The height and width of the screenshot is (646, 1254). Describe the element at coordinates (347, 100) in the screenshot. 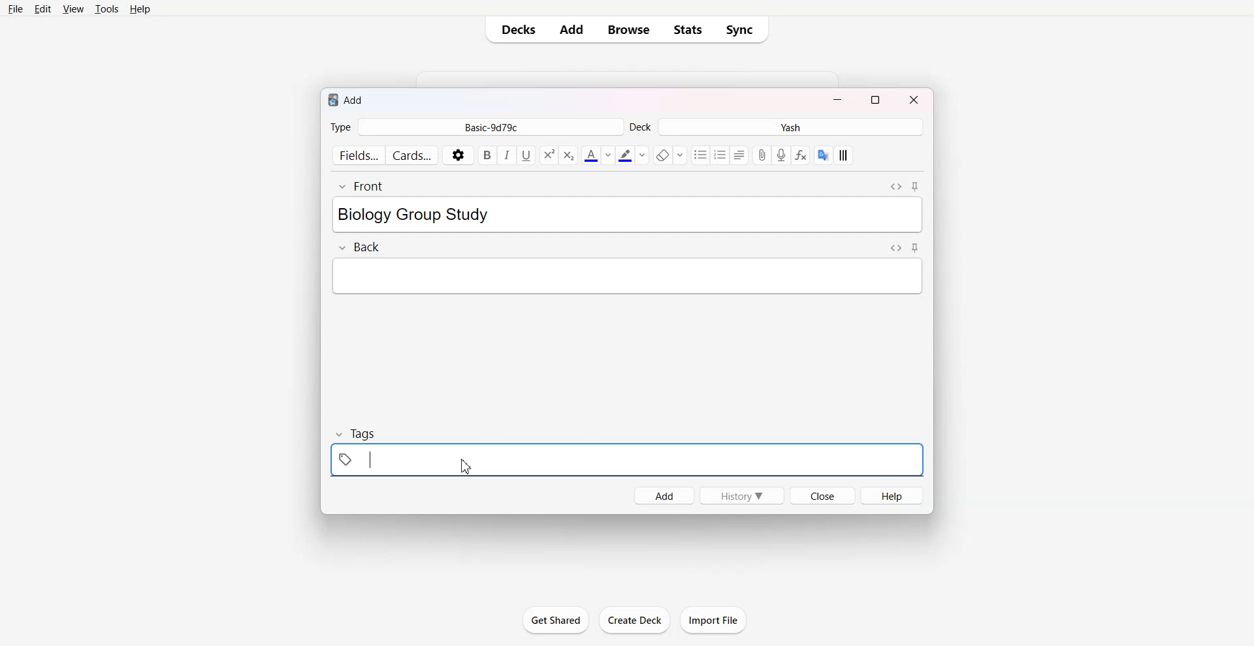

I see `add` at that location.